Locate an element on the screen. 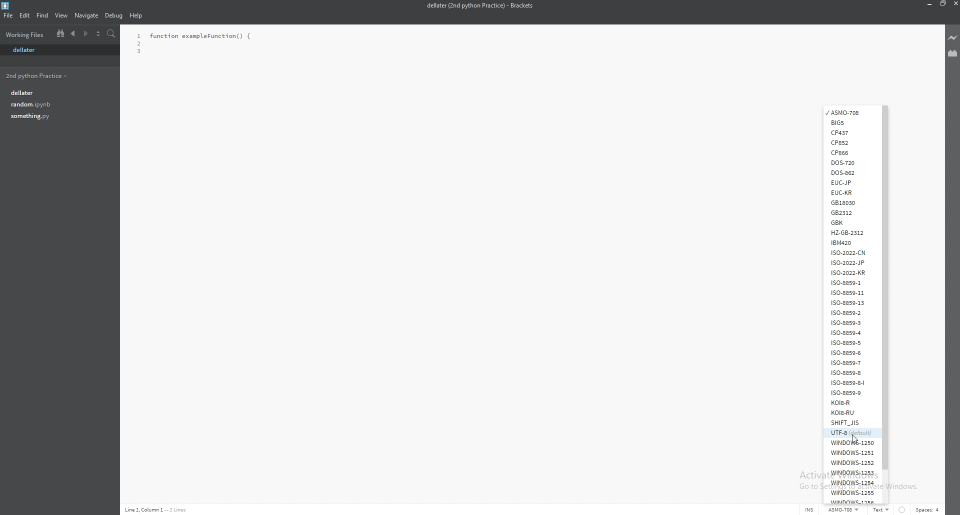 The width and height of the screenshot is (960, 515). iso-8859-4 is located at coordinates (851, 333).